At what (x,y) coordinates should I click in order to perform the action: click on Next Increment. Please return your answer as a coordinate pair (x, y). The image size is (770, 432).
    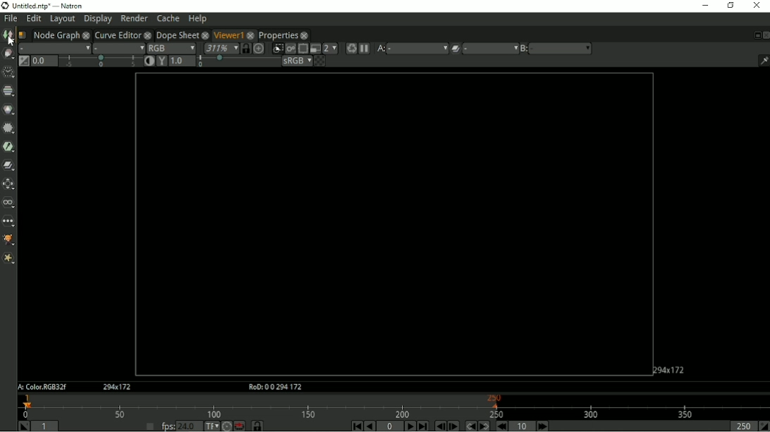
    Looking at the image, I should click on (542, 426).